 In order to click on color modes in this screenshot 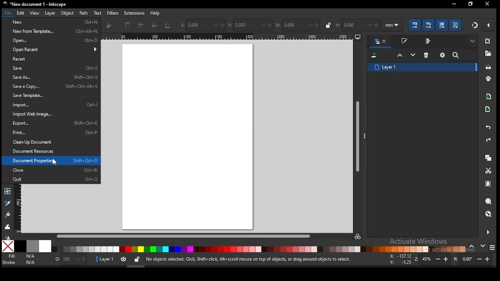, I will do `click(492, 247)`.